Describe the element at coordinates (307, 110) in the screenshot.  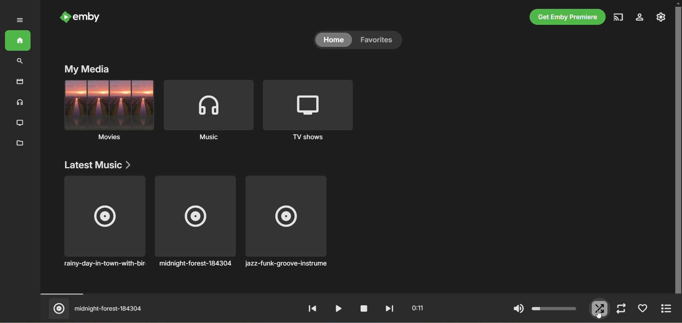
I see `TV shows` at that location.